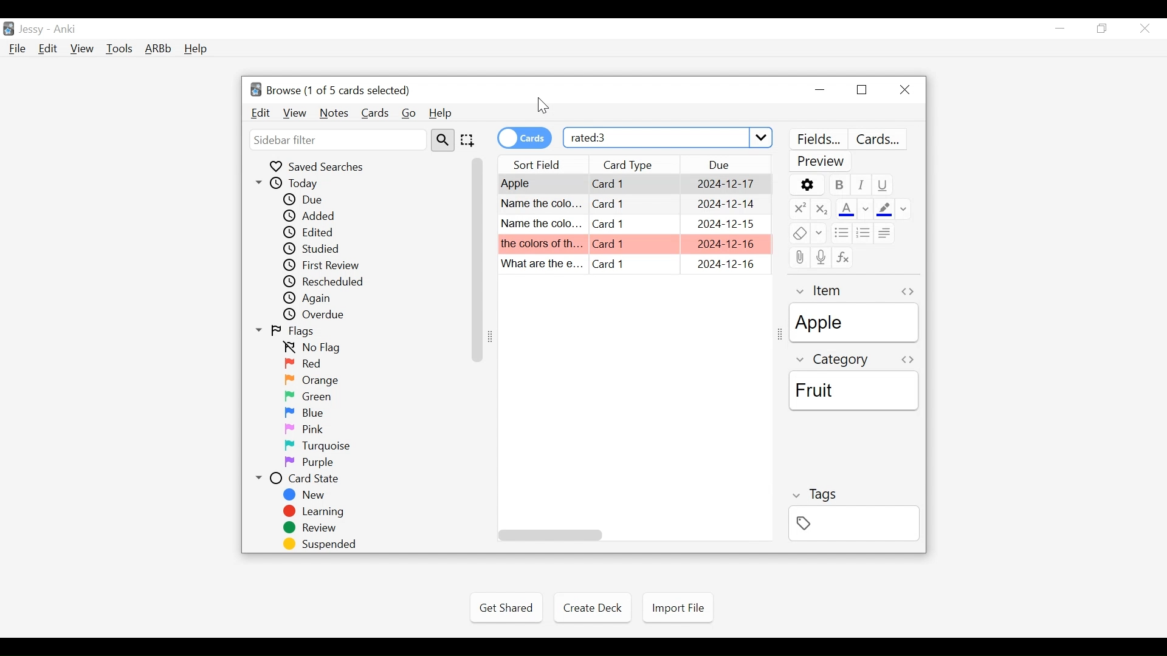  I want to click on New, so click(307, 496).